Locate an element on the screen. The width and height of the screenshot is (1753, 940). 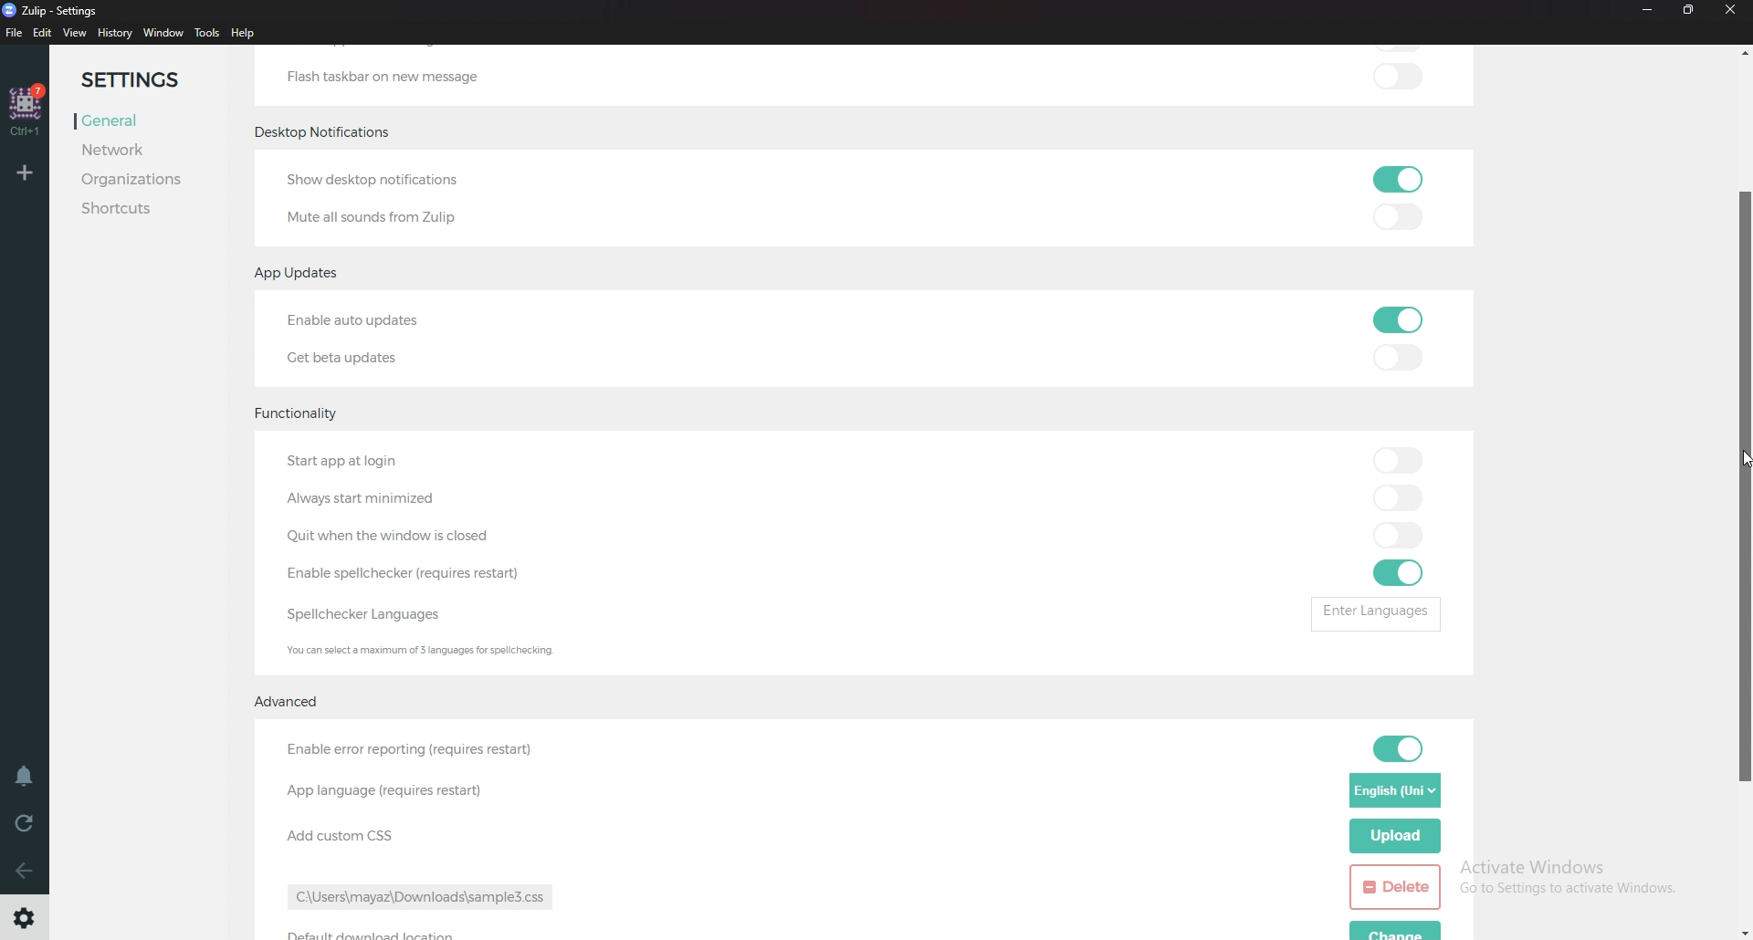
zulip is located at coordinates (48, 9).